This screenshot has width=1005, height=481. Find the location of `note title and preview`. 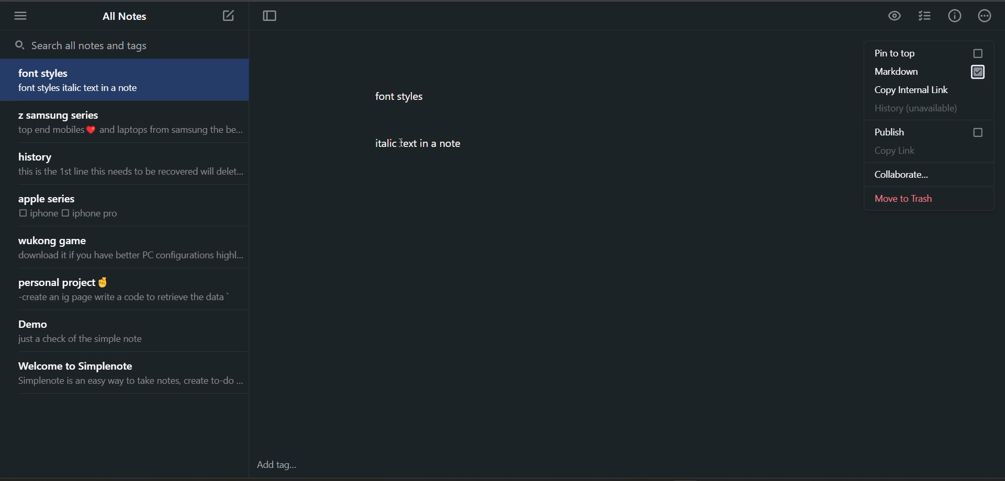

note title and preview is located at coordinates (93, 330).